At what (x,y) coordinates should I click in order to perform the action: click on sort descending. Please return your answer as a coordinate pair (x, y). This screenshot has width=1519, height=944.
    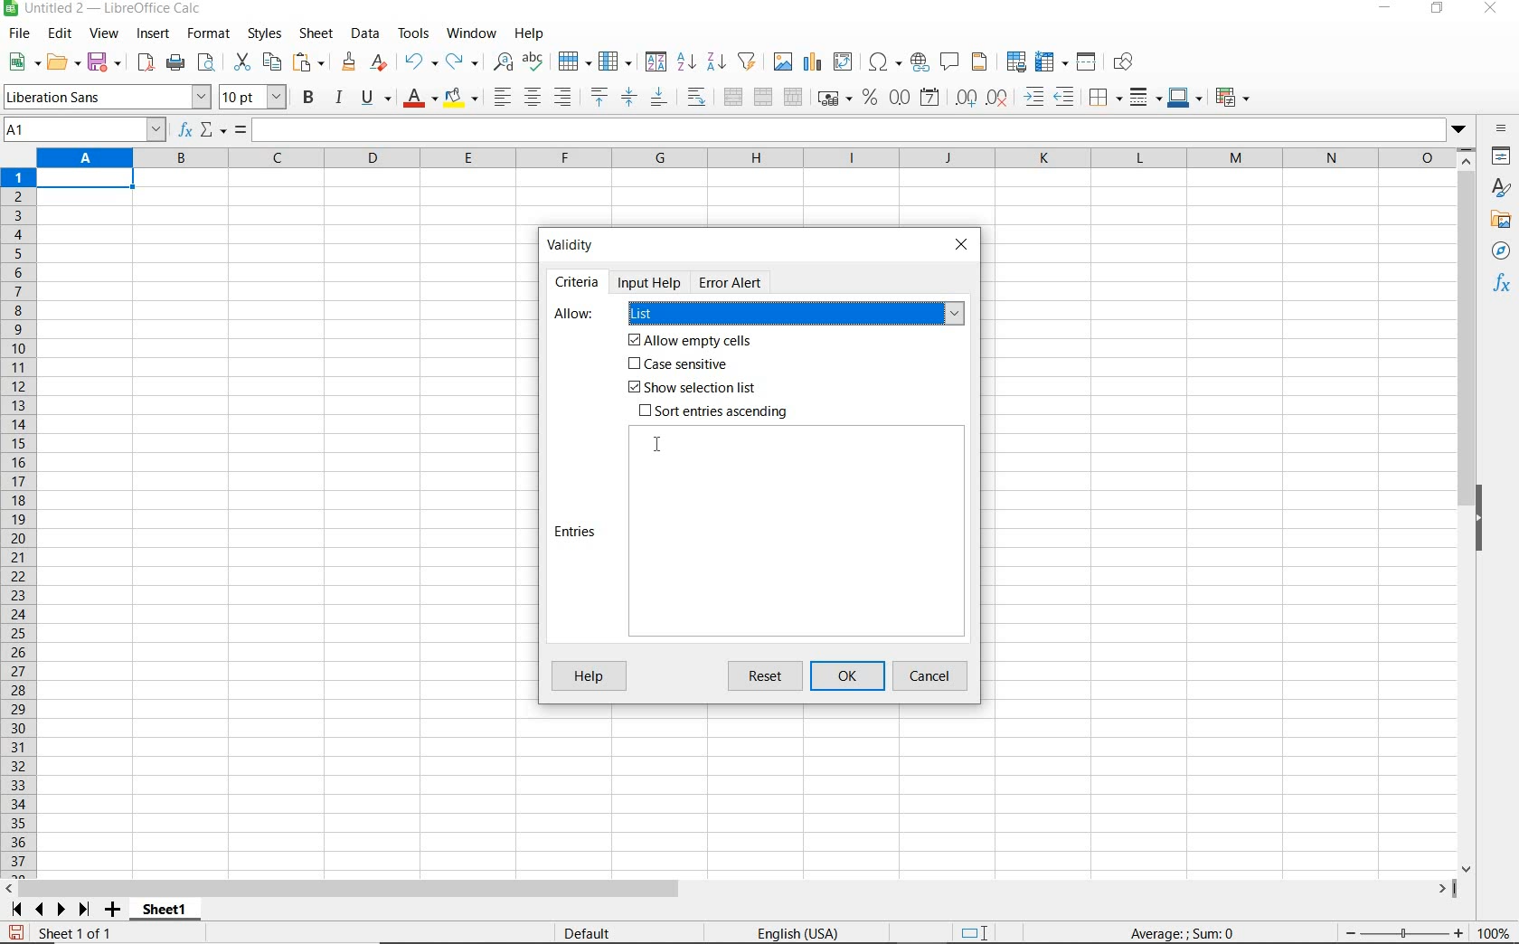
    Looking at the image, I should click on (717, 61).